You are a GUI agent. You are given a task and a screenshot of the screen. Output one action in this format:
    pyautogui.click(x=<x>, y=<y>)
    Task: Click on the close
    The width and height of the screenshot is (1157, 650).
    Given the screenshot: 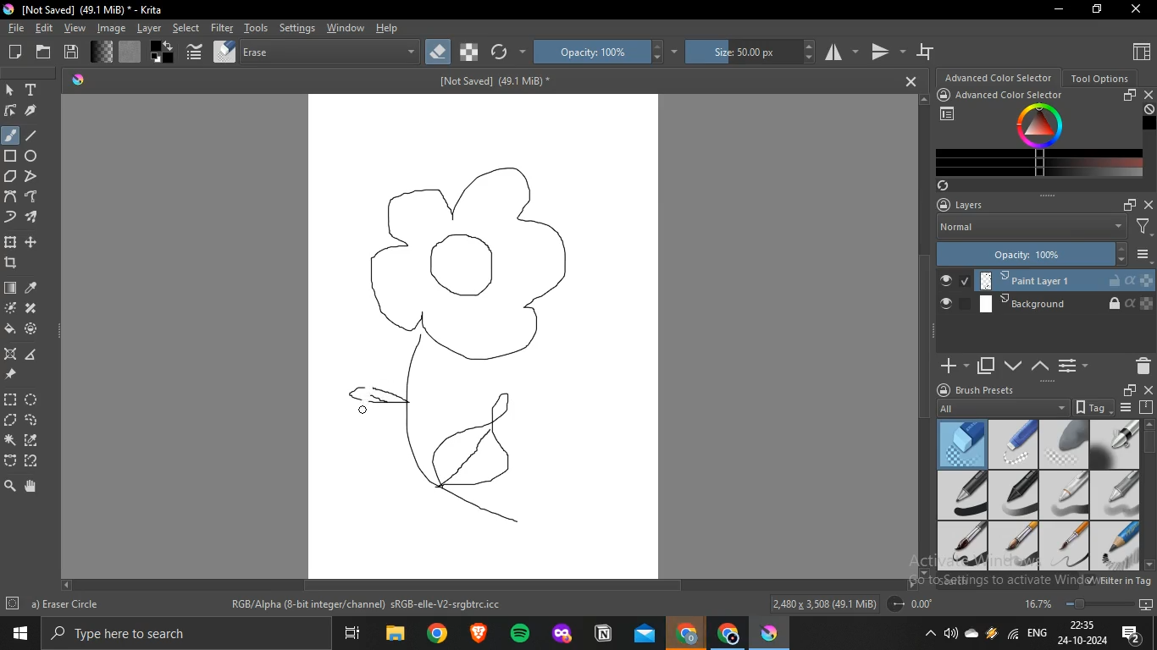 What is the action you would take?
    pyautogui.click(x=1149, y=203)
    